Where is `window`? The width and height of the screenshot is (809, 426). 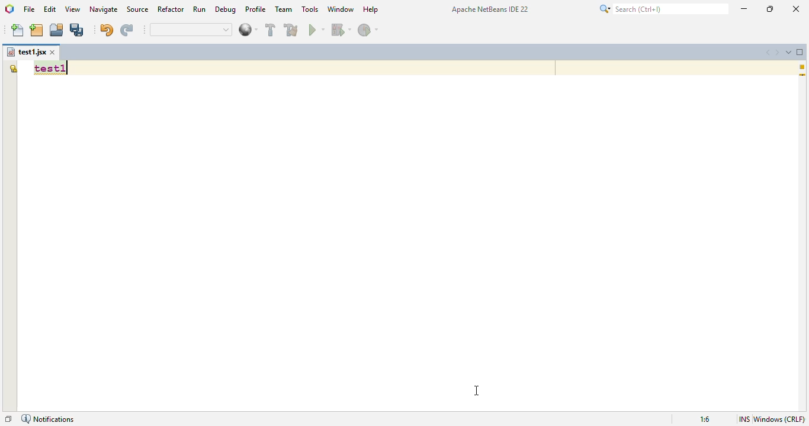
window is located at coordinates (341, 9).